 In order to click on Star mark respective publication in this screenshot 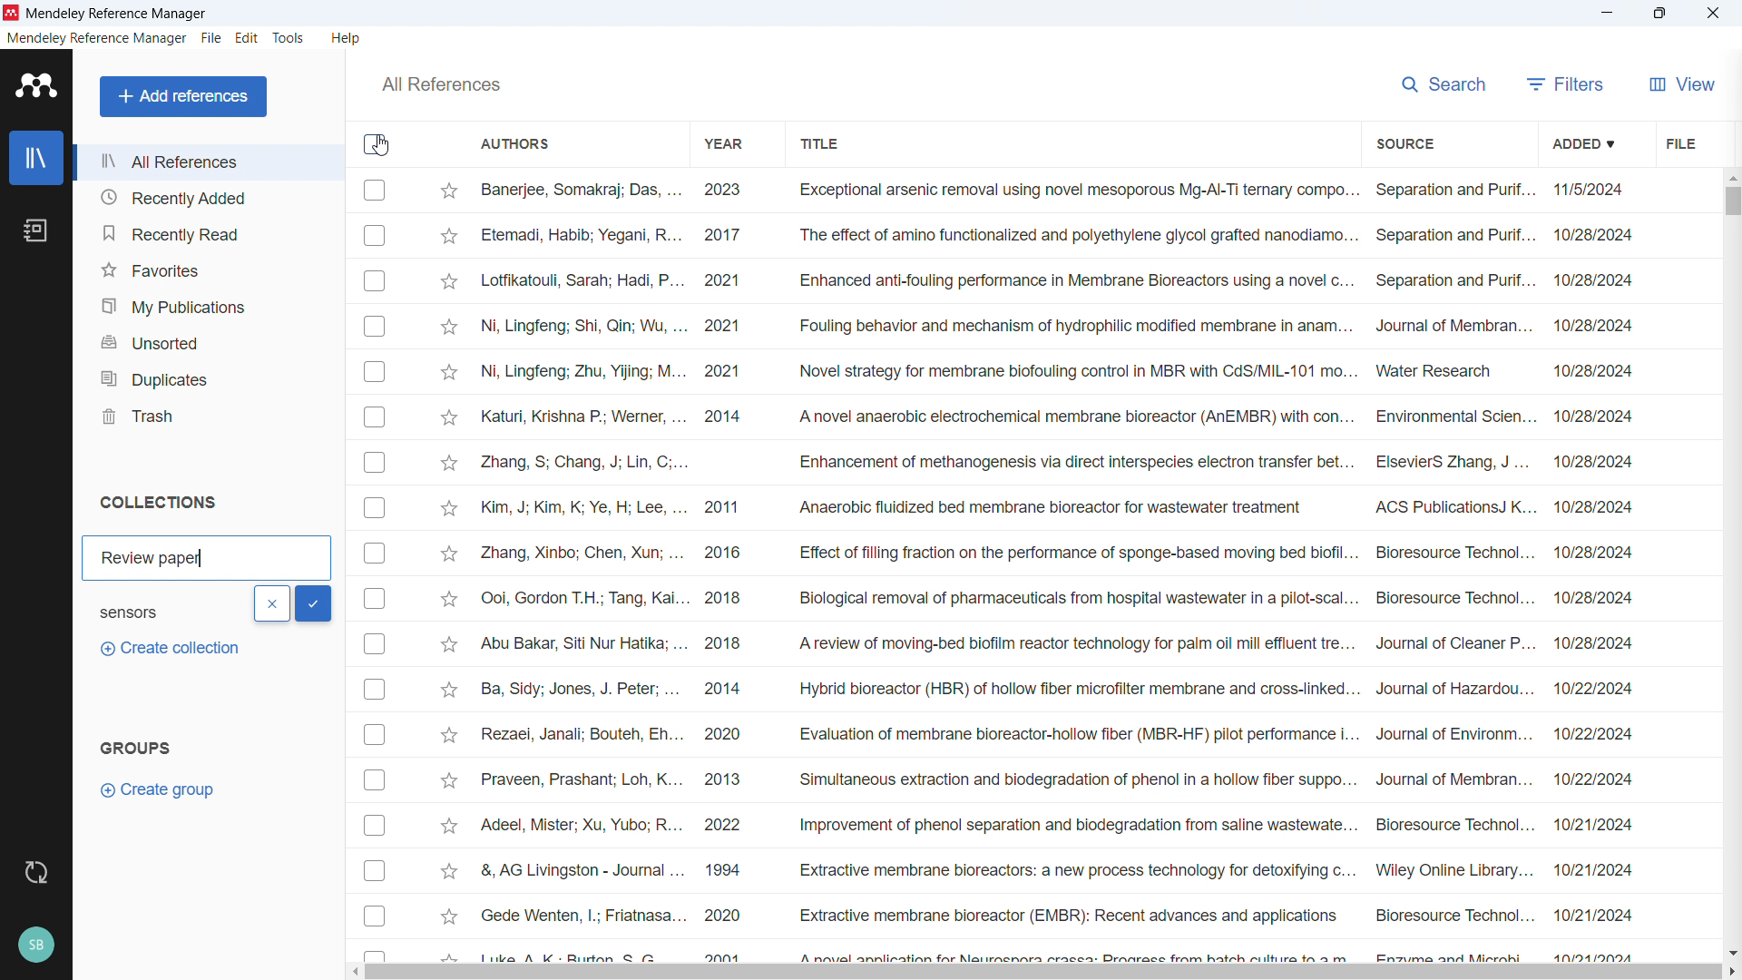, I will do `click(449, 826)`.